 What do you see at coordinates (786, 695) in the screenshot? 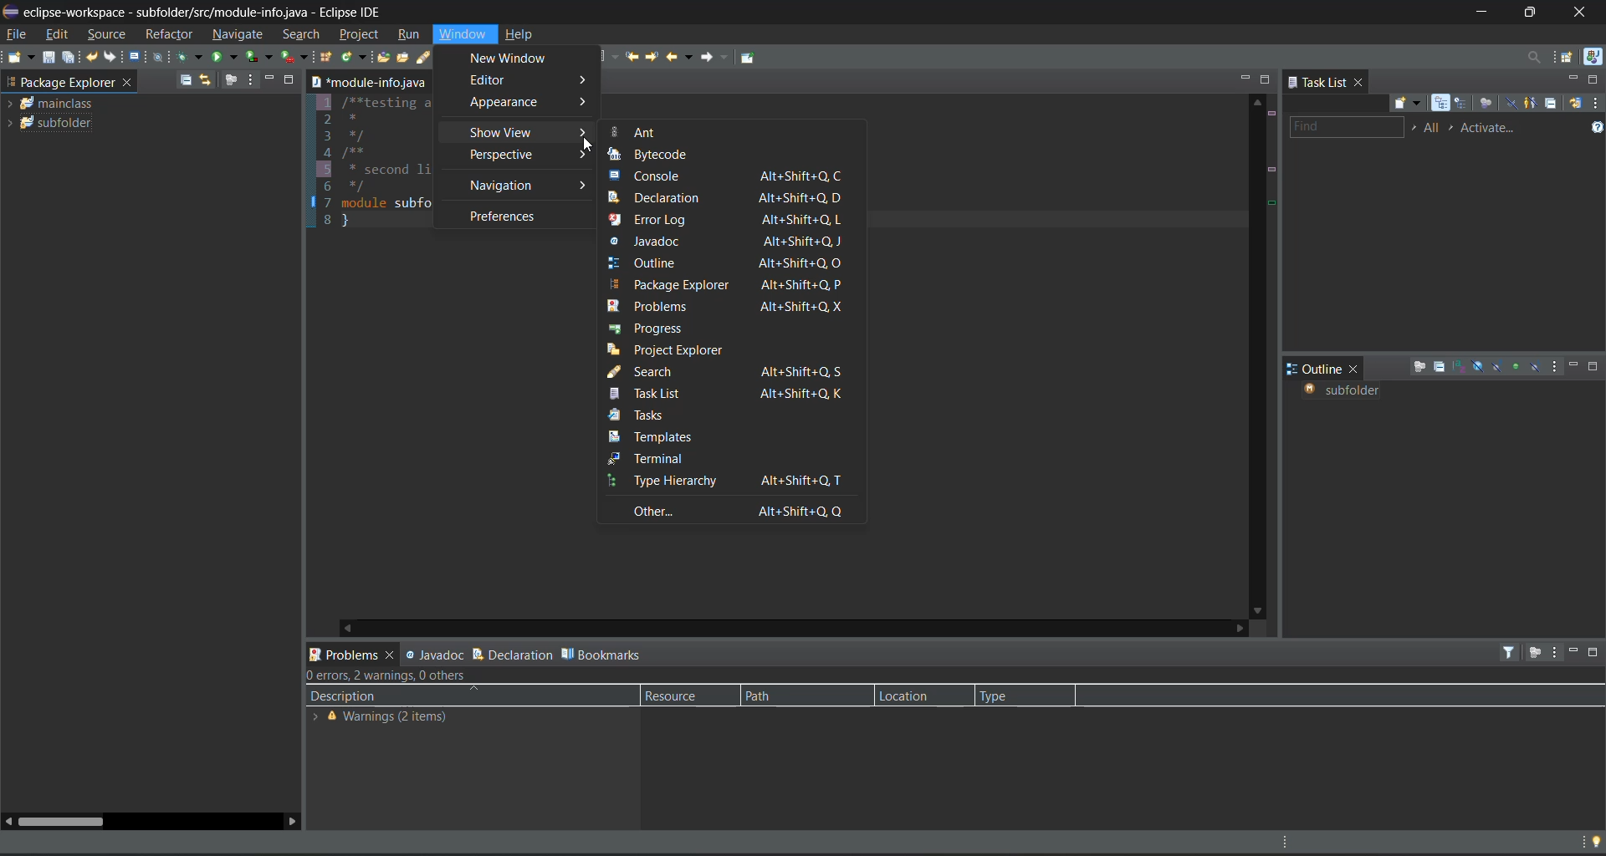
I see `path` at bounding box center [786, 695].